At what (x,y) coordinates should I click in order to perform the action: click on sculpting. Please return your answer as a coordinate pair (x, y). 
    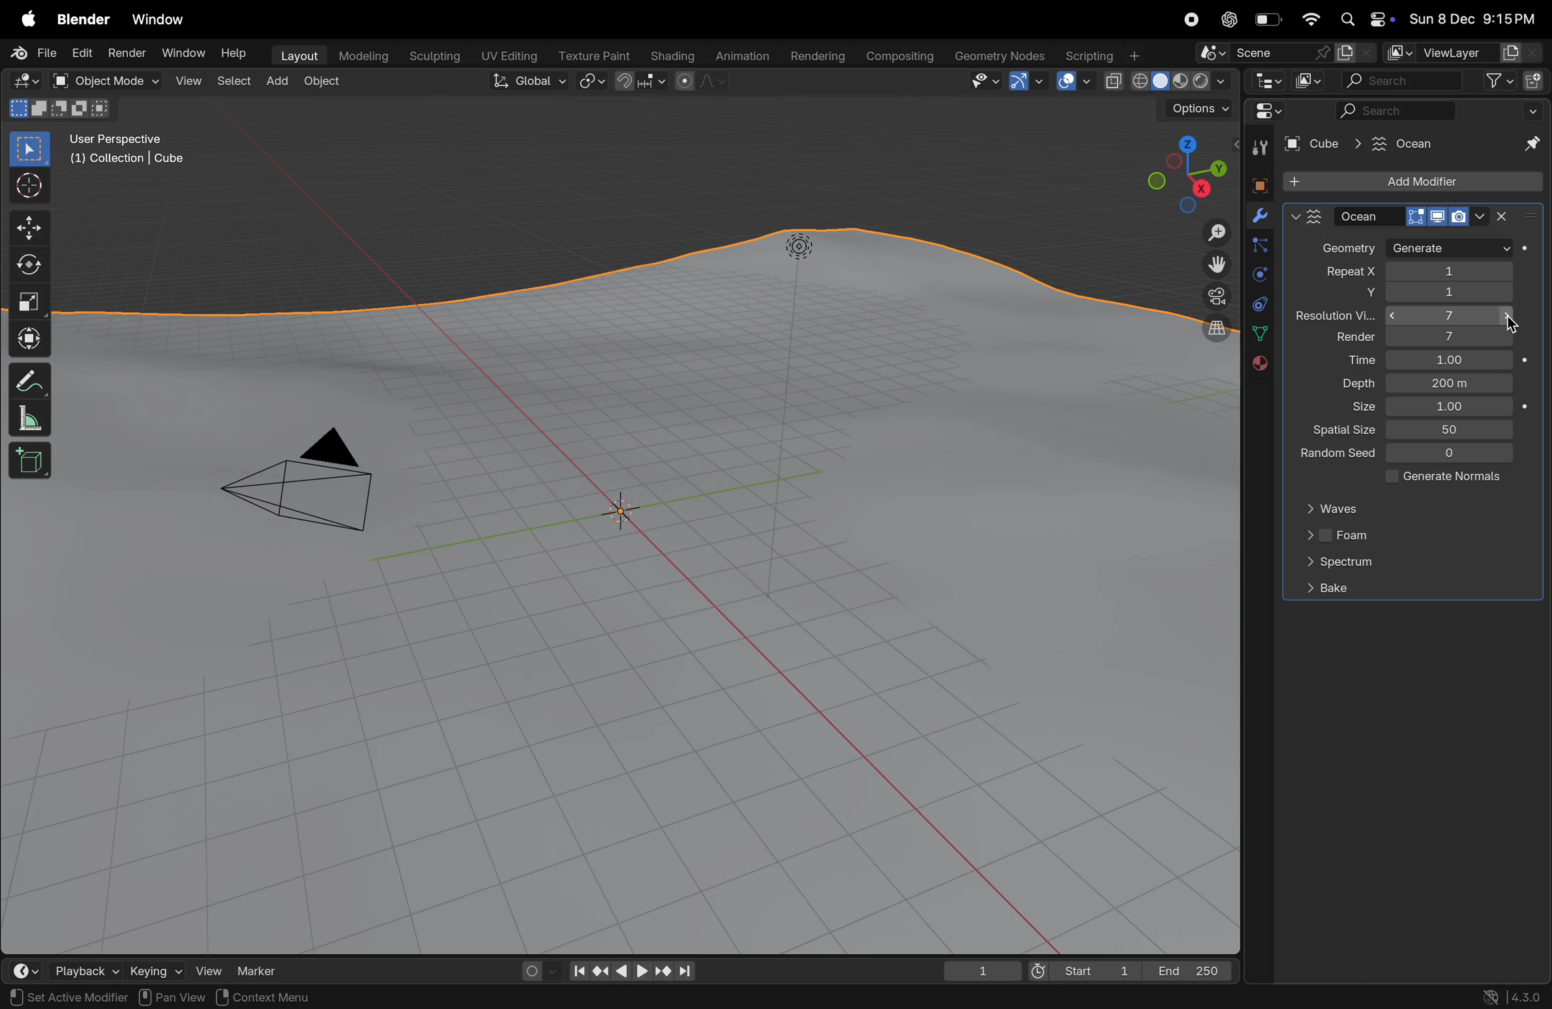
    Looking at the image, I should click on (435, 55).